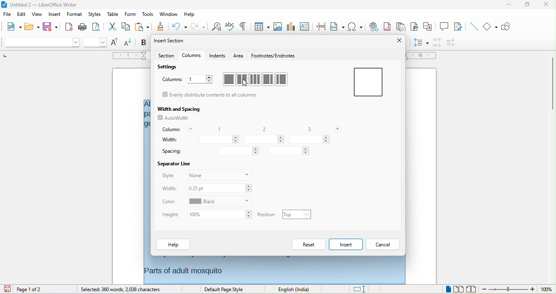 The image size is (556, 294). Describe the element at coordinates (219, 139) in the screenshot. I see `column 1 width` at that location.